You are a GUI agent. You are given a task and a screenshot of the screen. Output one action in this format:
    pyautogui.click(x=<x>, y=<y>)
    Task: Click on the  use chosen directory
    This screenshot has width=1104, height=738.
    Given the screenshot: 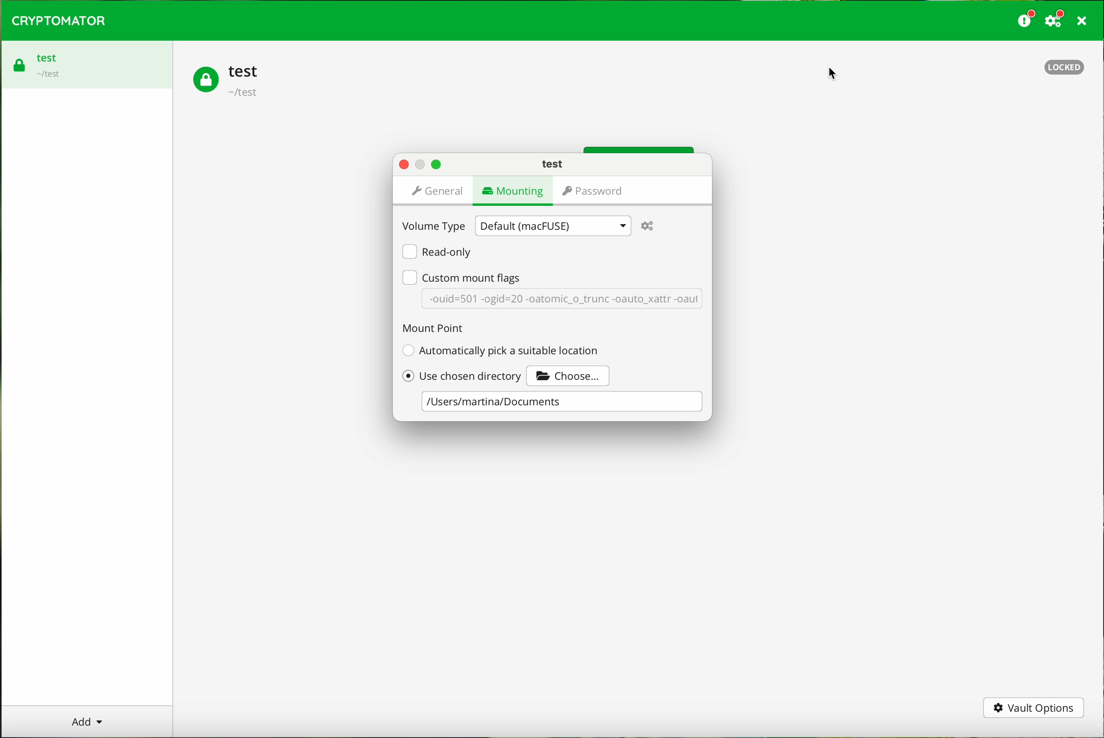 What is the action you would take?
    pyautogui.click(x=462, y=375)
    